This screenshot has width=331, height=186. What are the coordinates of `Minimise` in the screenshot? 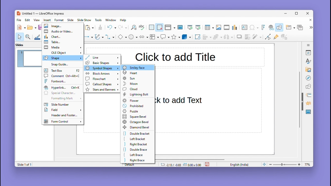 It's located at (286, 13).